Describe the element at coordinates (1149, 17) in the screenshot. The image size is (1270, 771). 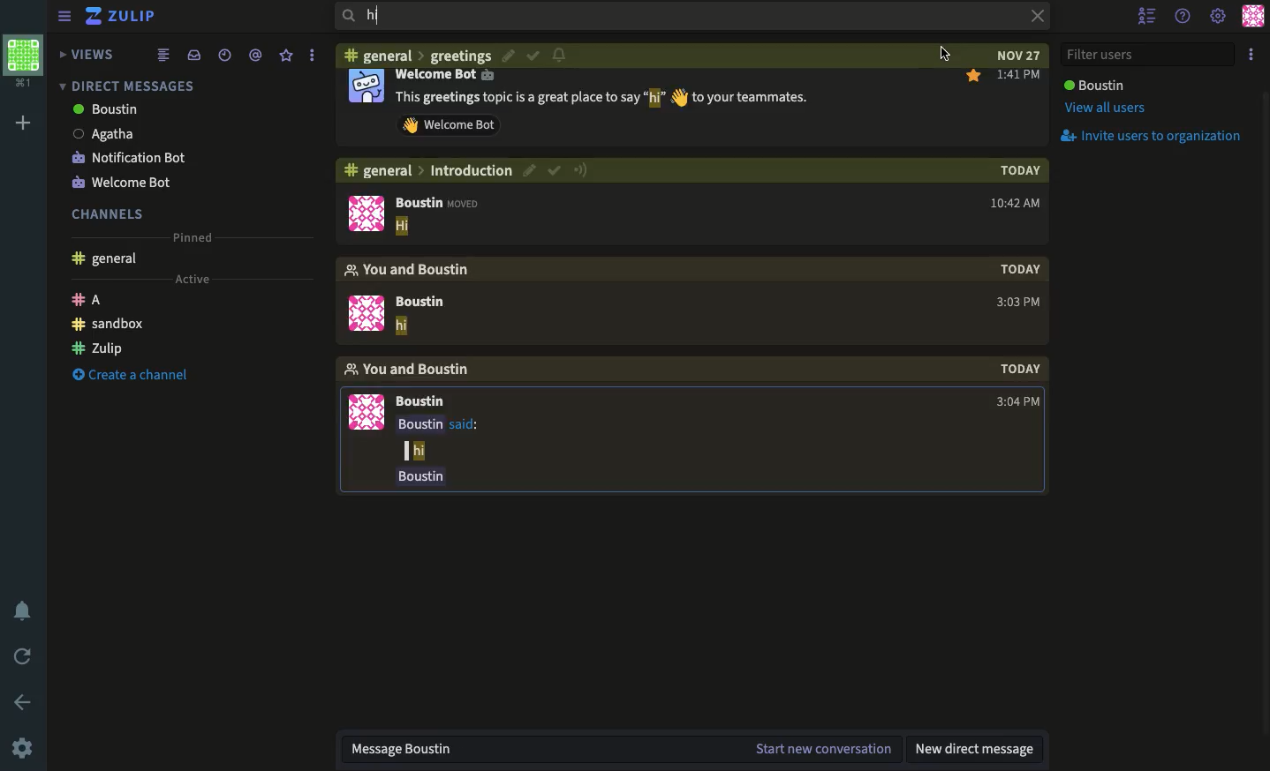
I see `Hide users list` at that location.